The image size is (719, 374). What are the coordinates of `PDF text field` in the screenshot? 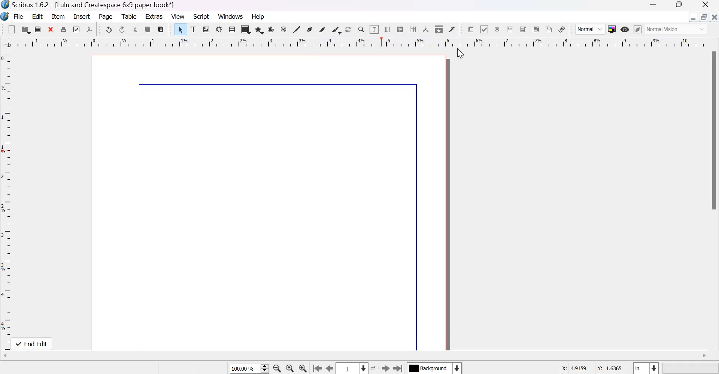 It's located at (510, 29).